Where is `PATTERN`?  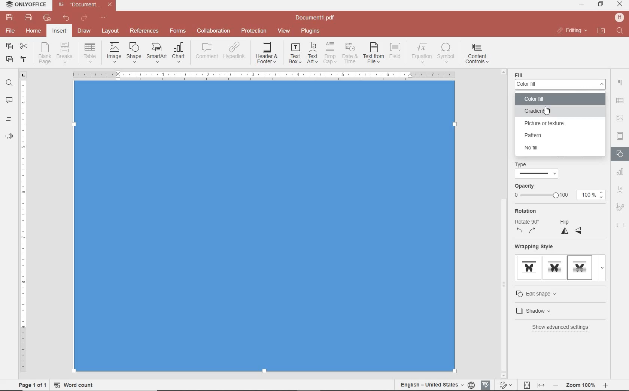 PATTERN is located at coordinates (537, 135).